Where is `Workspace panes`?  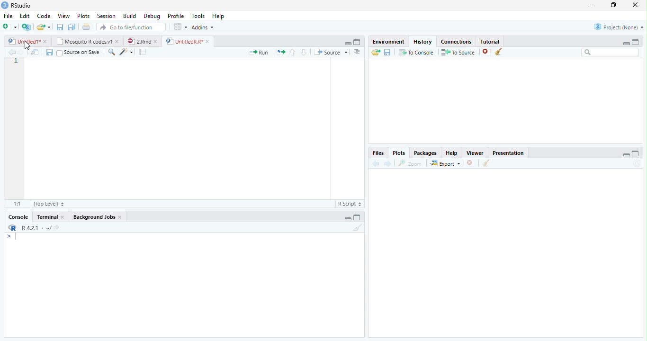
Workspace panes is located at coordinates (180, 27).